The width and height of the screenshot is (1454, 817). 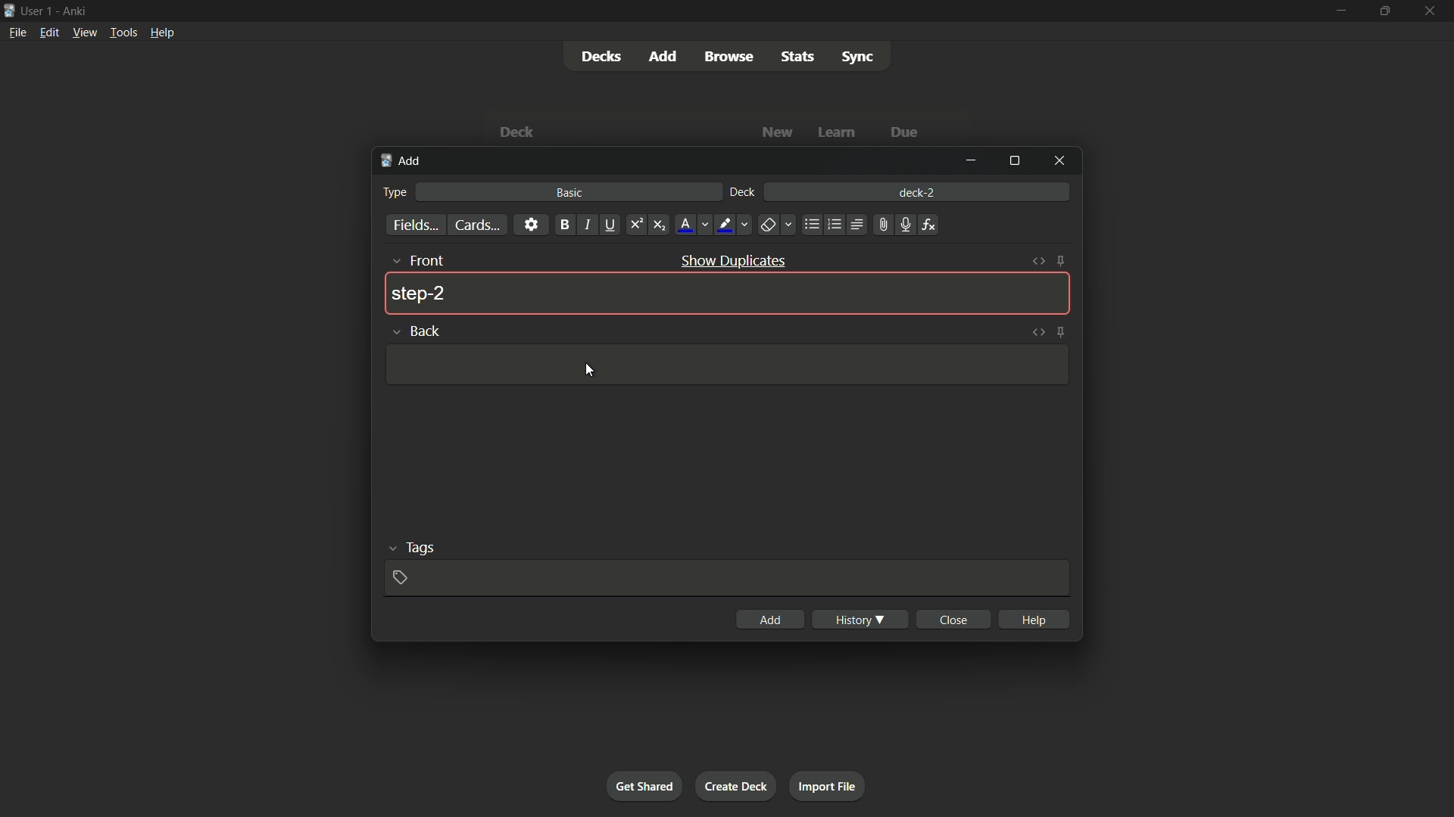 What do you see at coordinates (734, 225) in the screenshot?
I see `highlight text` at bounding box center [734, 225].